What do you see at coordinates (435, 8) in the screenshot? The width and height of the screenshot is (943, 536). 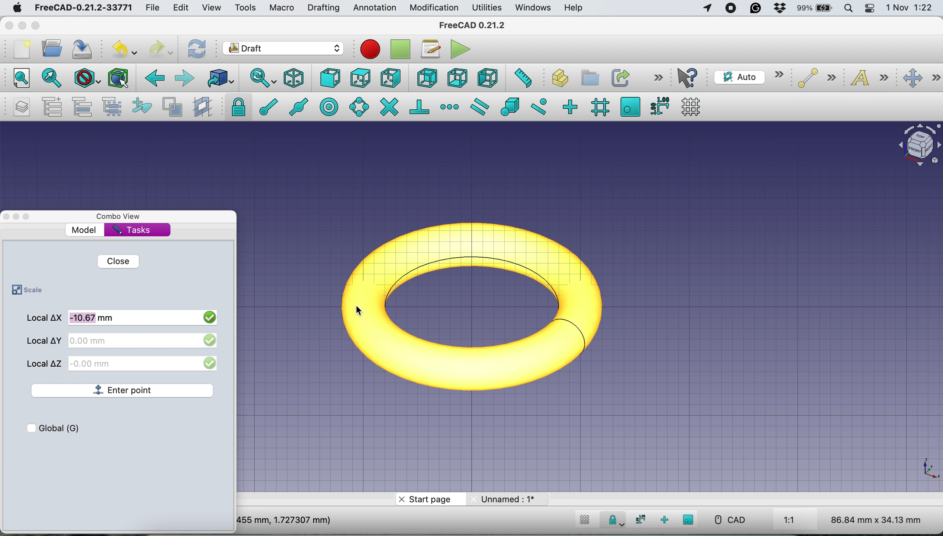 I see `modification` at bounding box center [435, 8].